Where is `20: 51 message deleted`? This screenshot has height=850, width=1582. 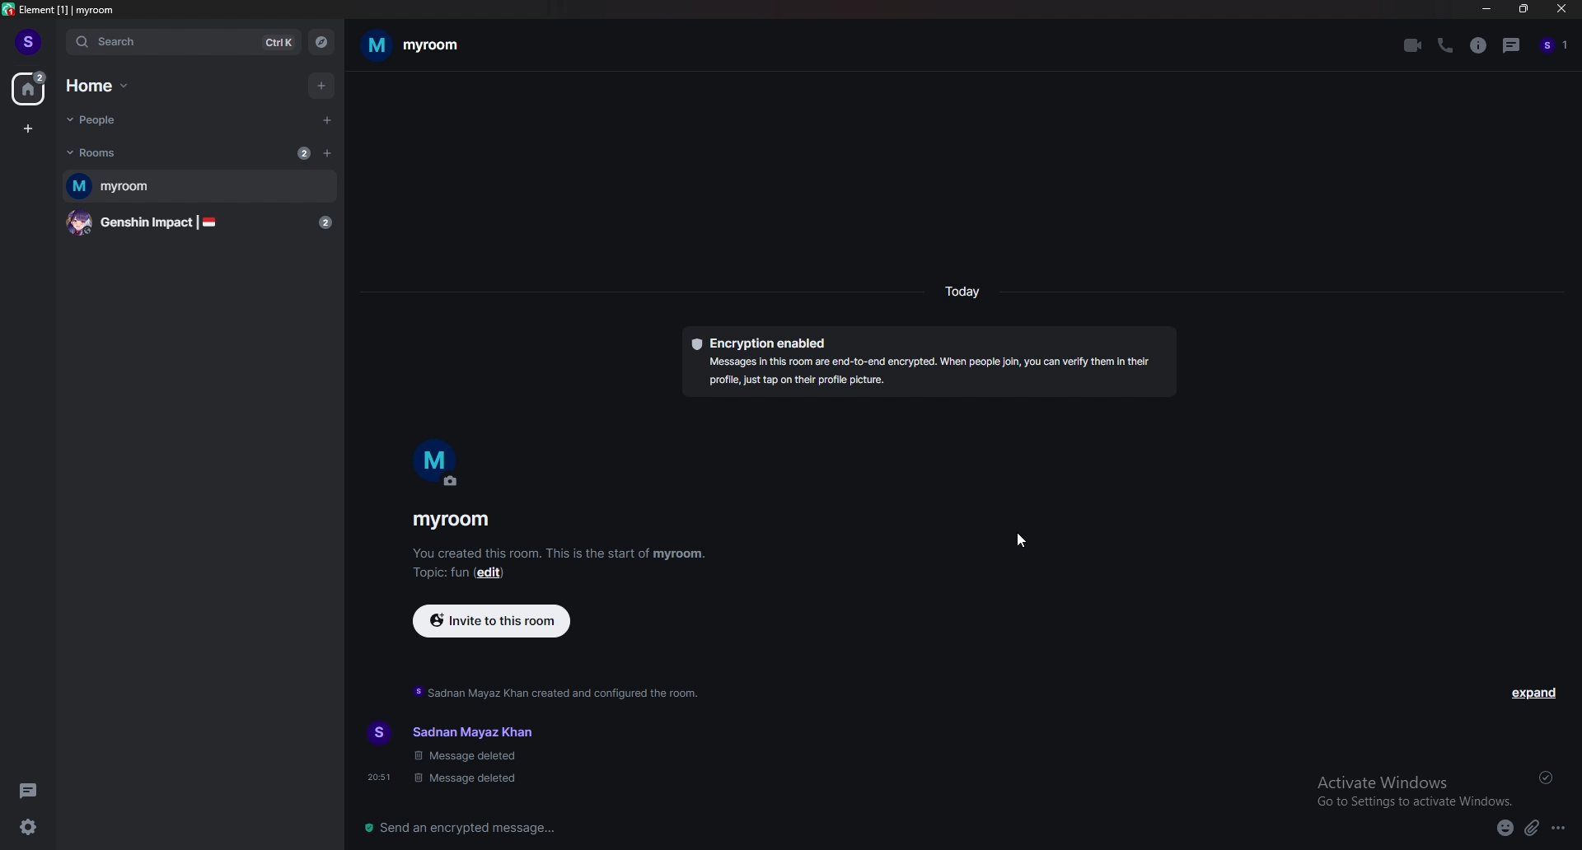 20: 51 message deleted is located at coordinates (455, 779).